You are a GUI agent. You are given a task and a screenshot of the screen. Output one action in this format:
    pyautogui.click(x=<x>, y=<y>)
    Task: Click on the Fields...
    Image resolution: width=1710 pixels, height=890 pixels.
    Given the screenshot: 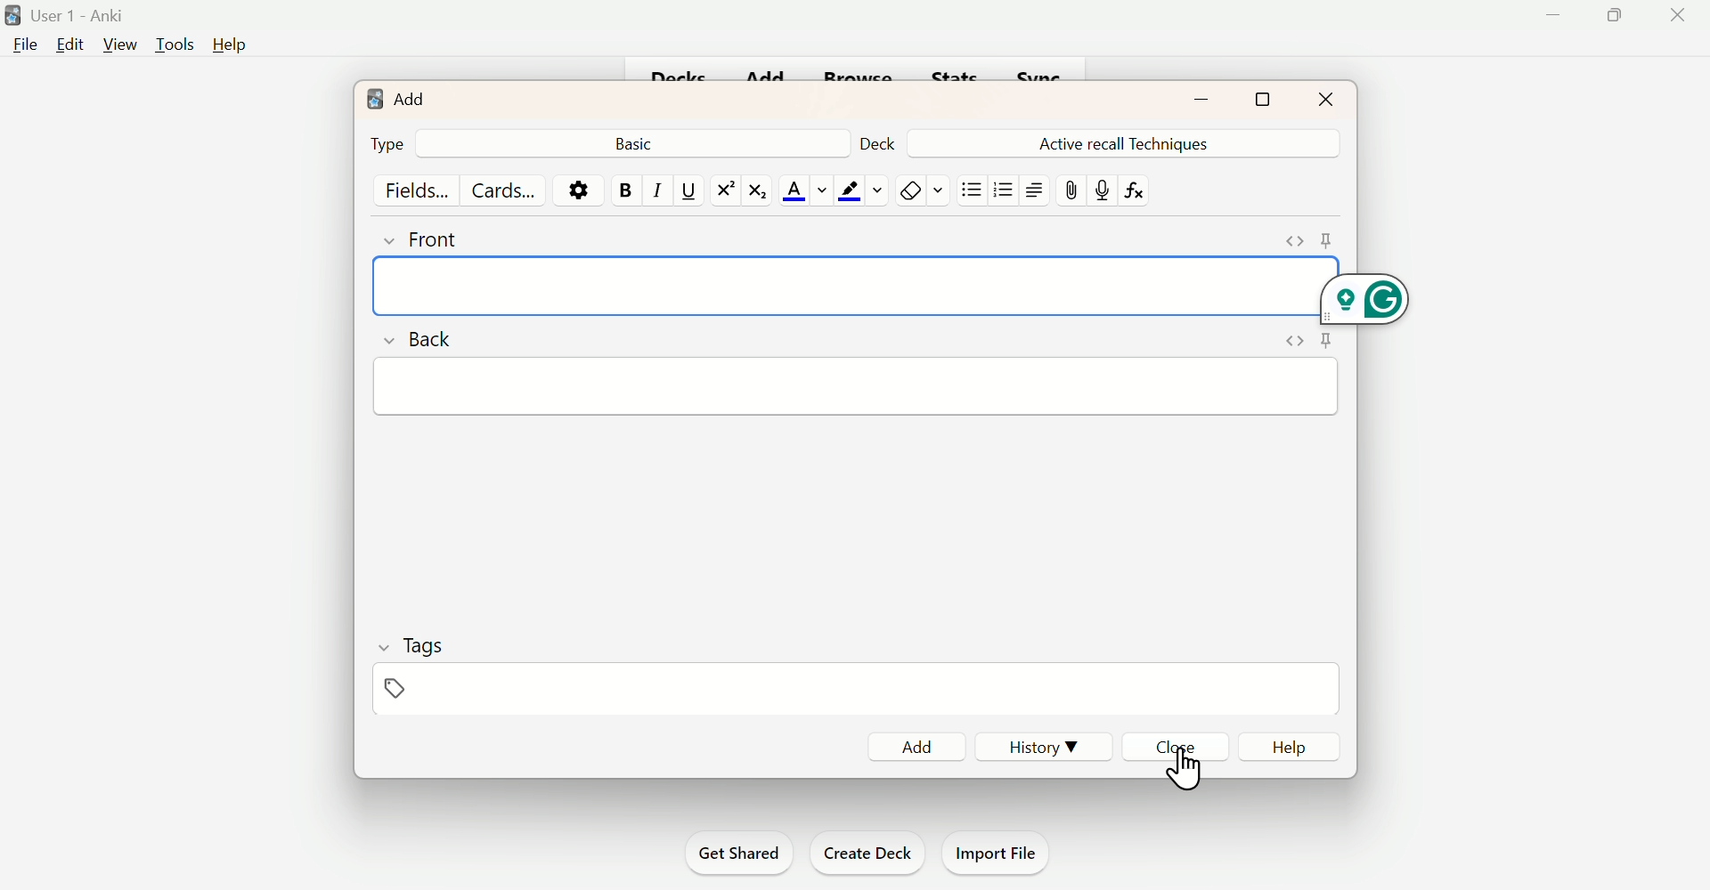 What is the action you would take?
    pyautogui.click(x=416, y=189)
    